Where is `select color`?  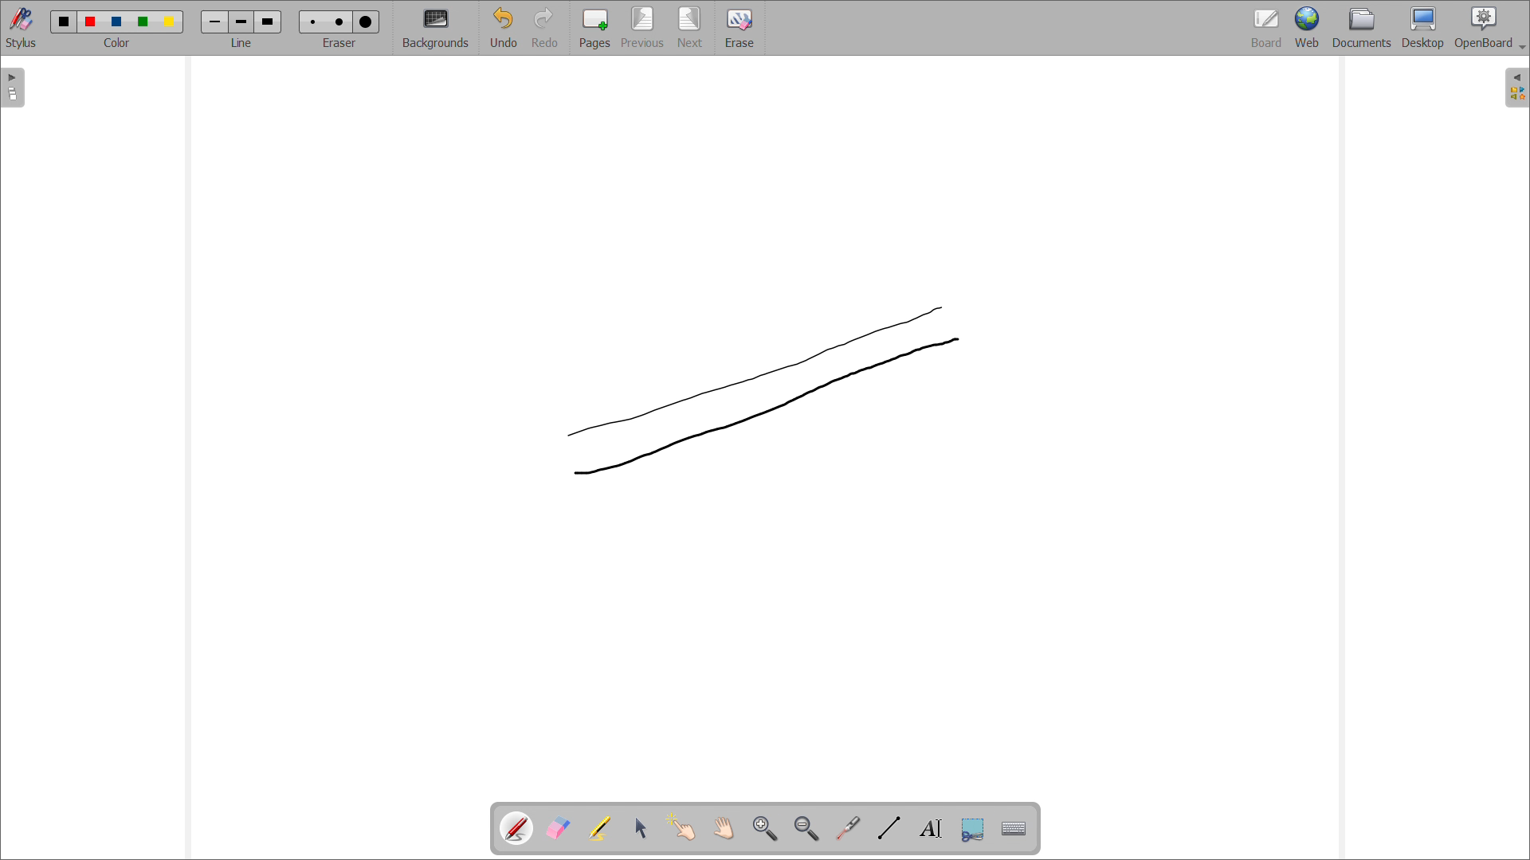 select color is located at coordinates (116, 43).